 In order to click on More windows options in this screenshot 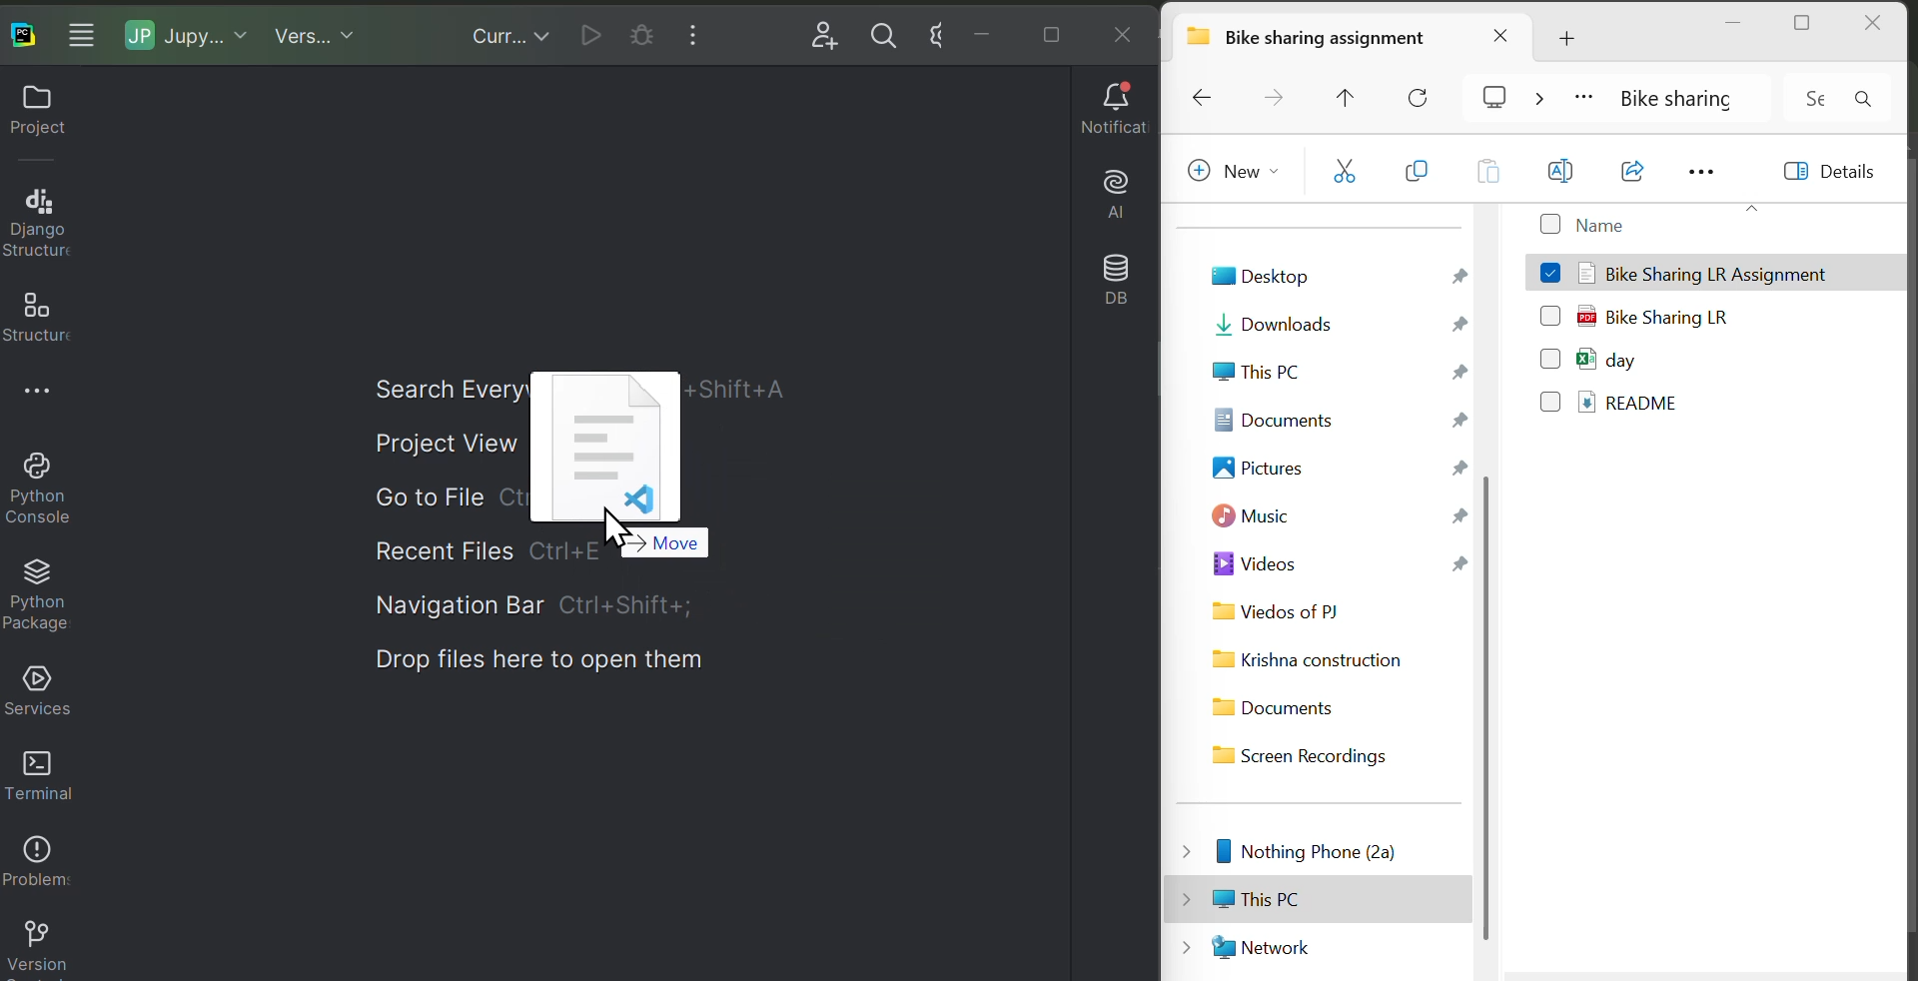, I will do `click(88, 32)`.